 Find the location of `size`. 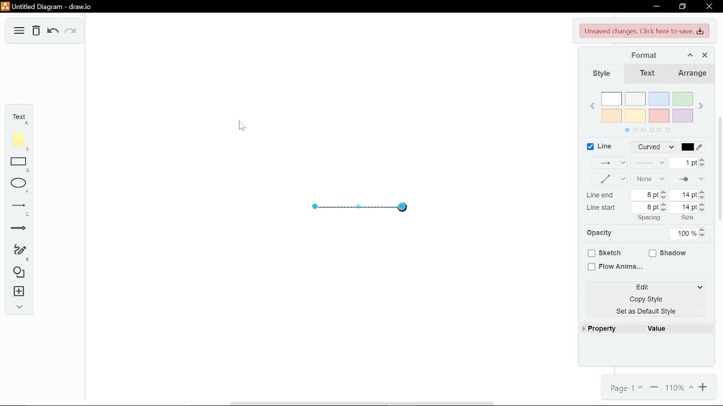

size is located at coordinates (687, 217).